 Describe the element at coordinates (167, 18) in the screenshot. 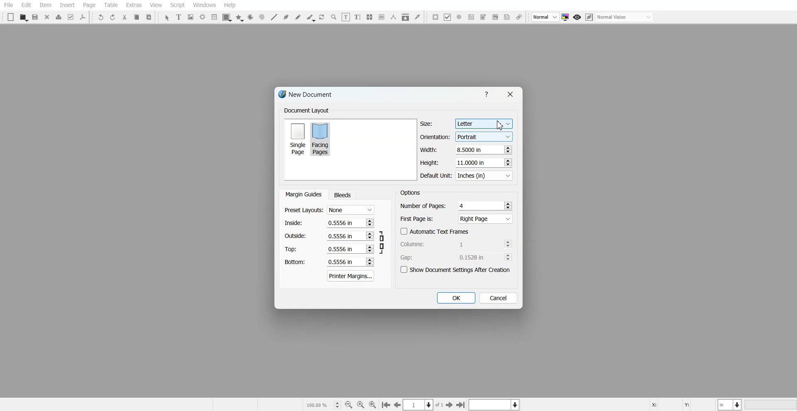

I see `Select Item` at that location.